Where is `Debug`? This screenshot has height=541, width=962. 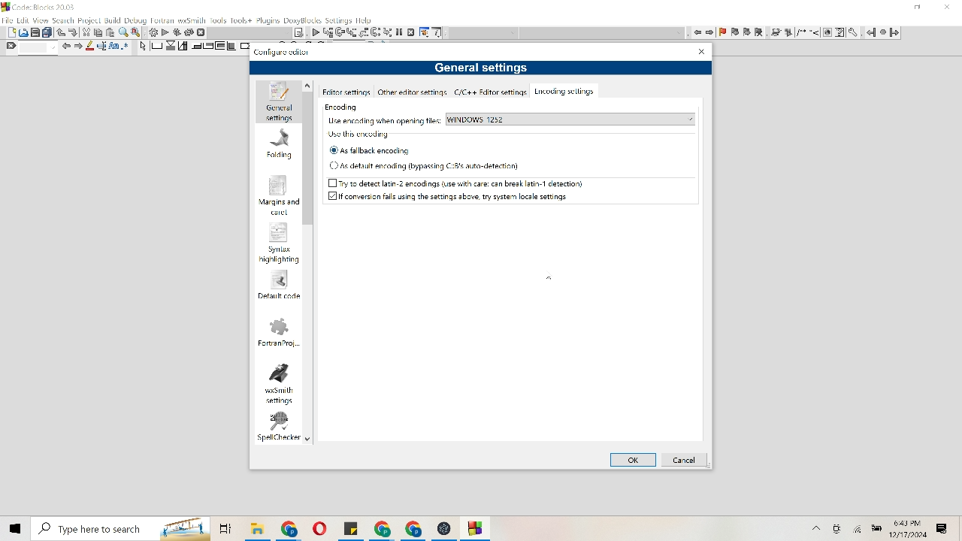
Debug is located at coordinates (135, 20).